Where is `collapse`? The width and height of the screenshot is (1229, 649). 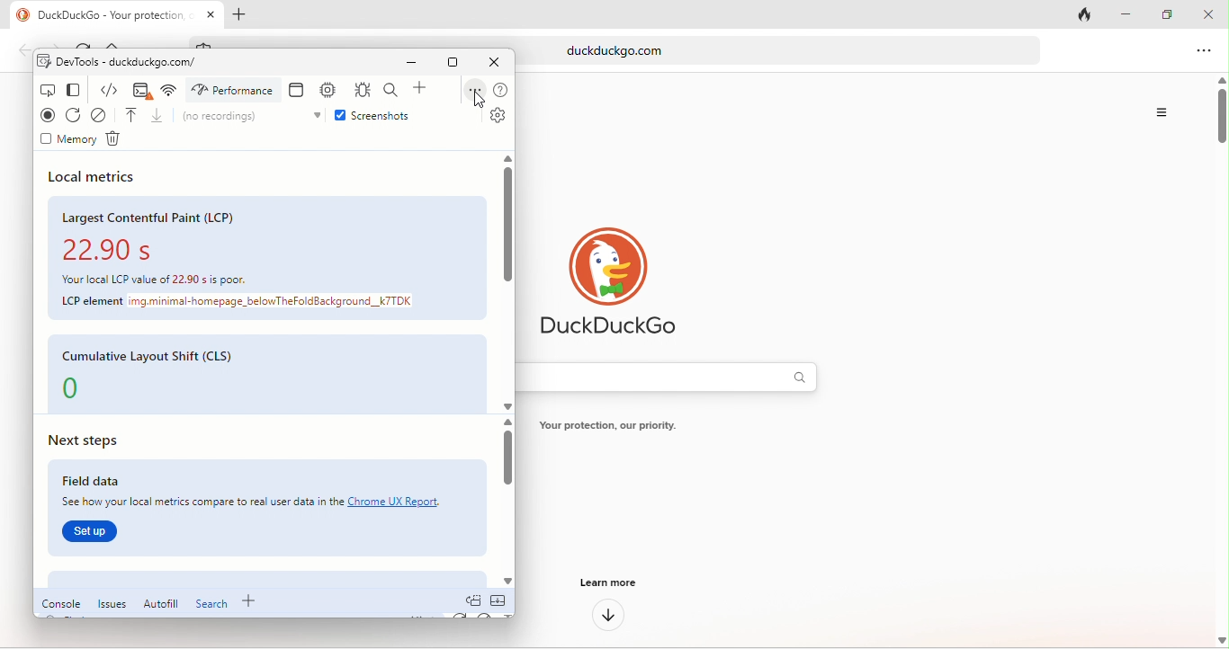 collapse is located at coordinates (500, 598).